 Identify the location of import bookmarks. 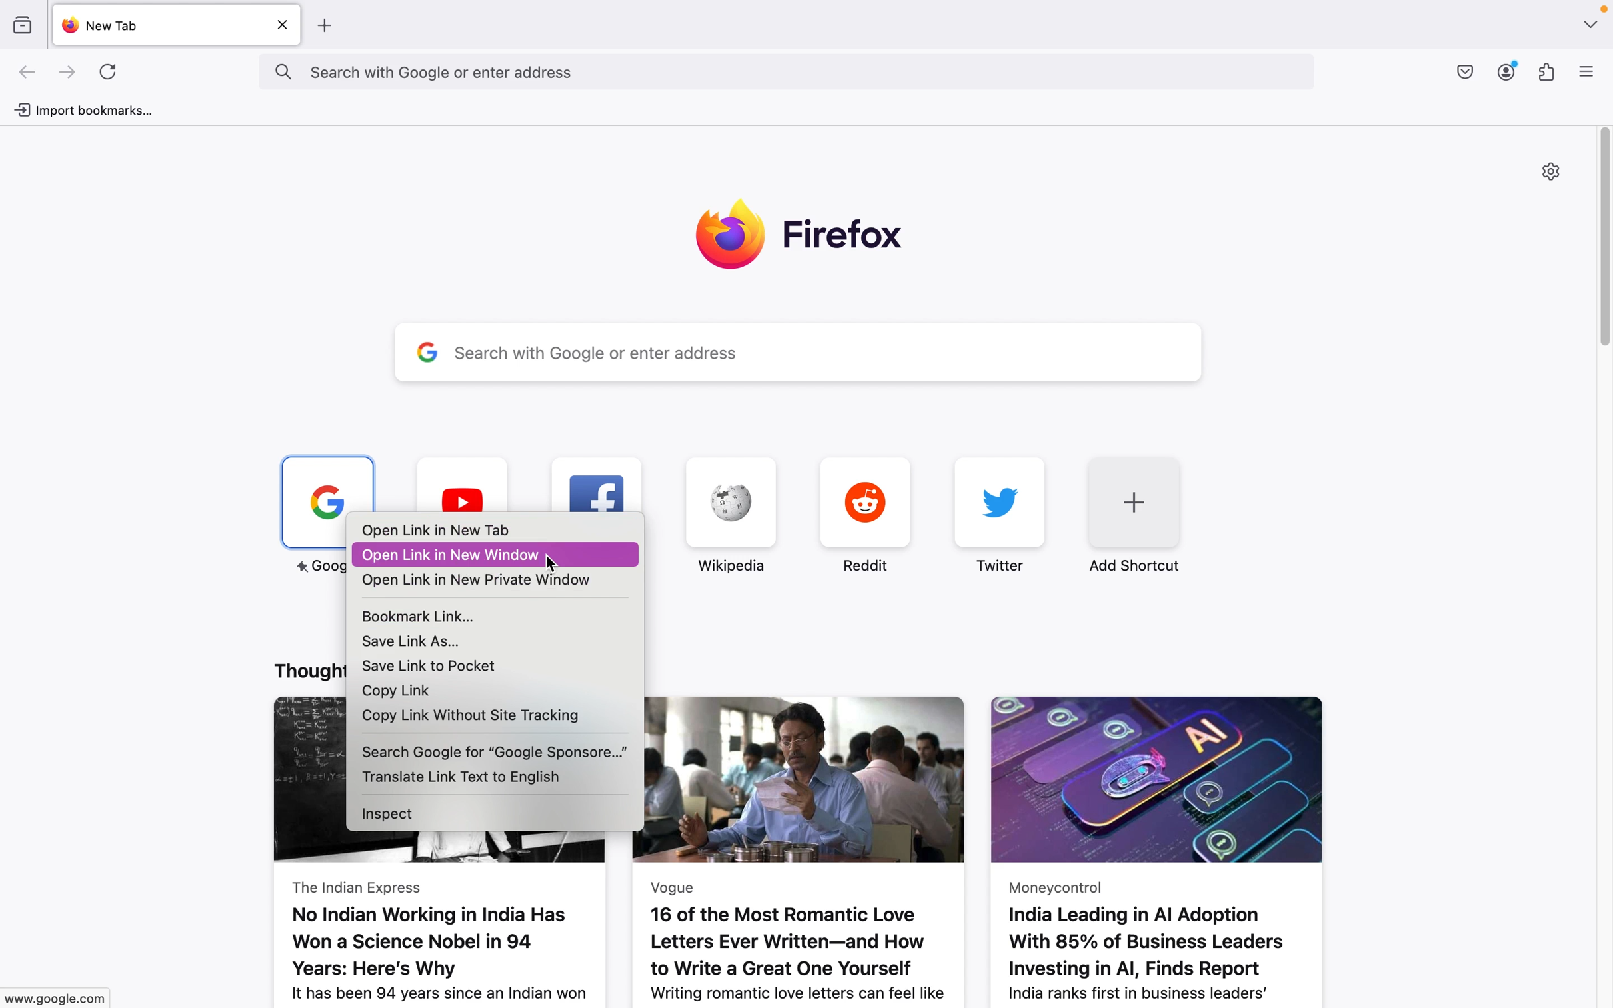
(95, 109).